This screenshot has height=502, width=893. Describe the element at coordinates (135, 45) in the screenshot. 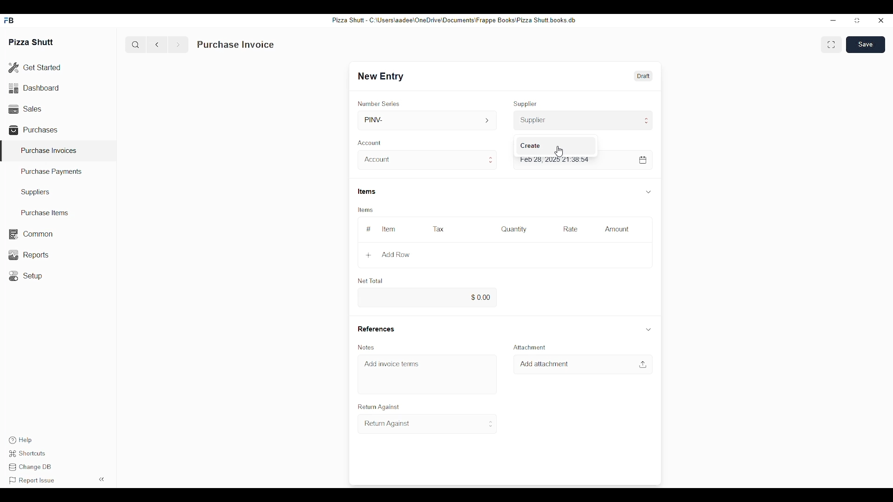

I see `search` at that location.